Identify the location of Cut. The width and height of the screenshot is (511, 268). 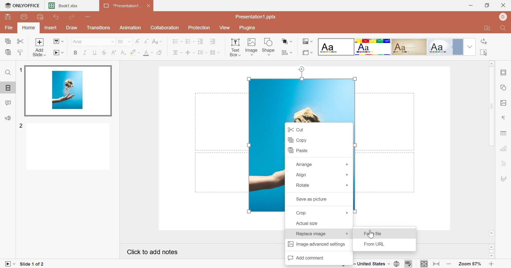
(21, 41).